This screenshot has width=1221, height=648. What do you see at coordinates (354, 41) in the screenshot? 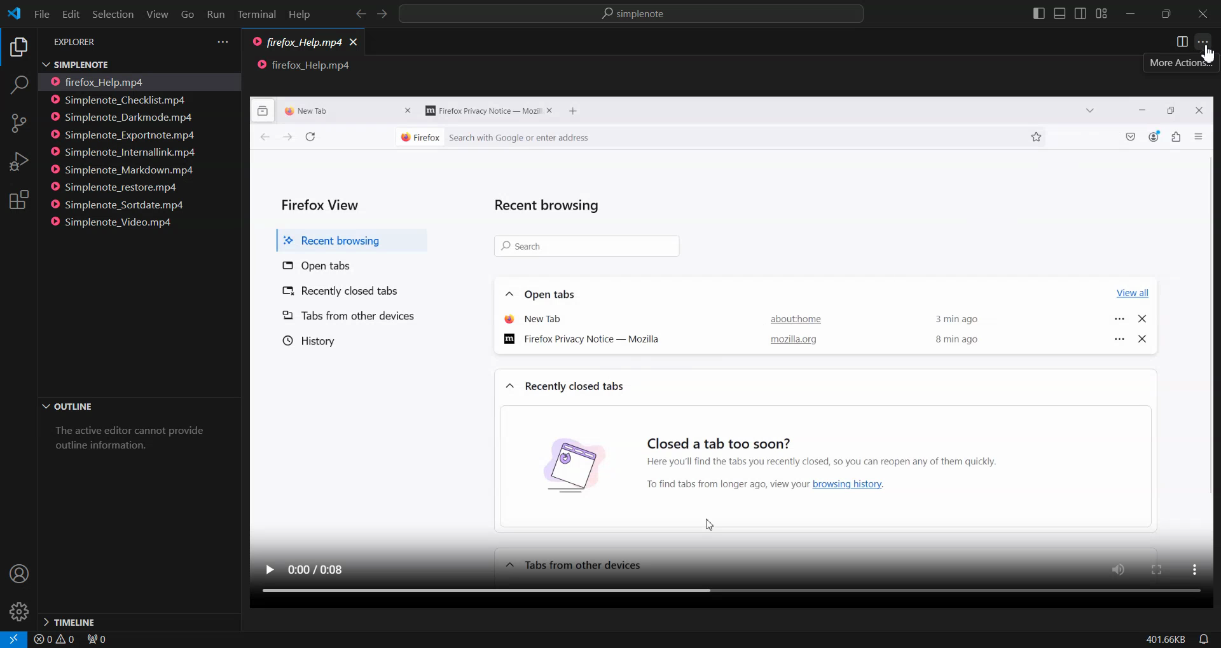
I see `Close` at bounding box center [354, 41].